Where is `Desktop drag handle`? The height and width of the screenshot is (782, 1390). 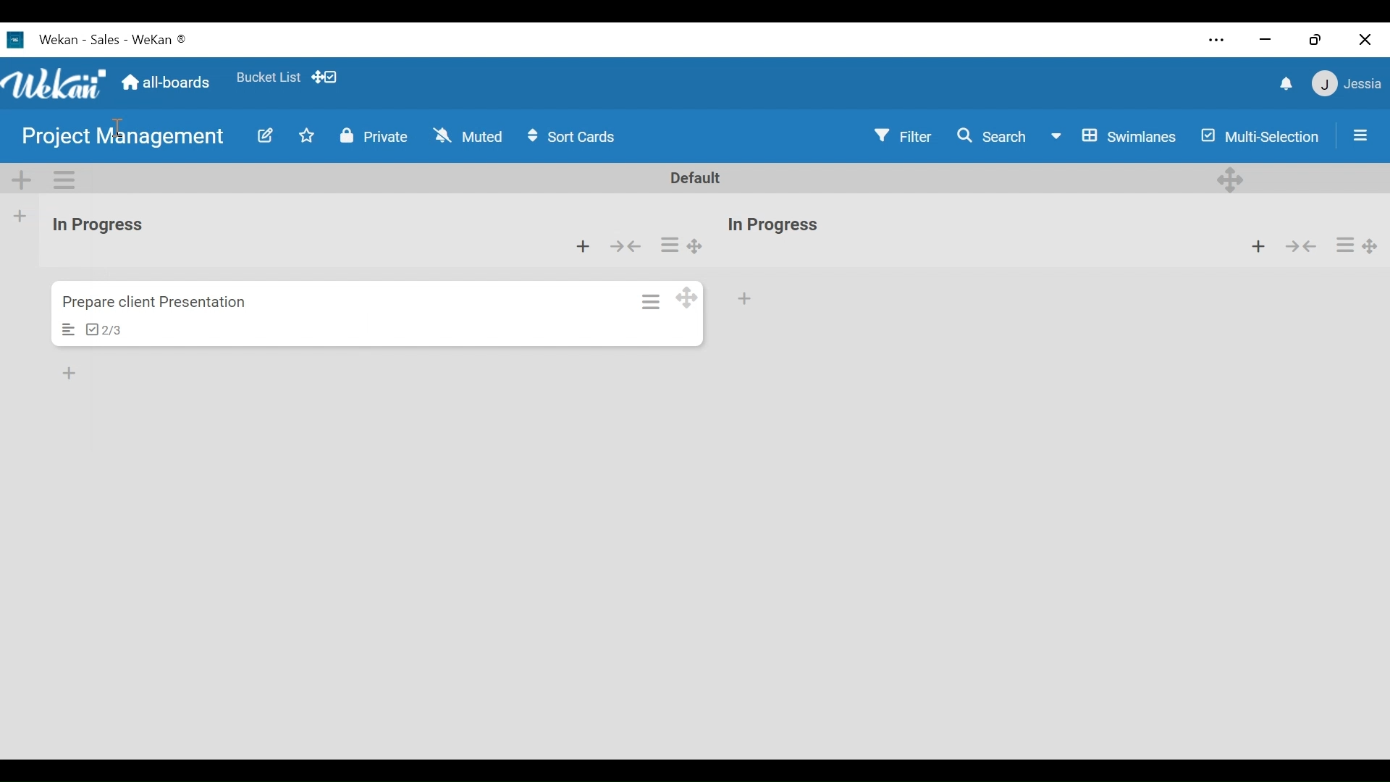
Desktop drag handle is located at coordinates (686, 297).